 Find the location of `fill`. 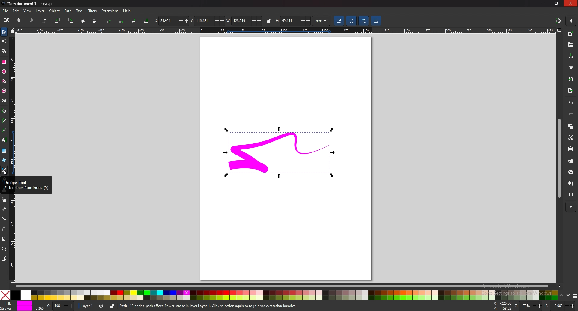

fill is located at coordinates (17, 303).